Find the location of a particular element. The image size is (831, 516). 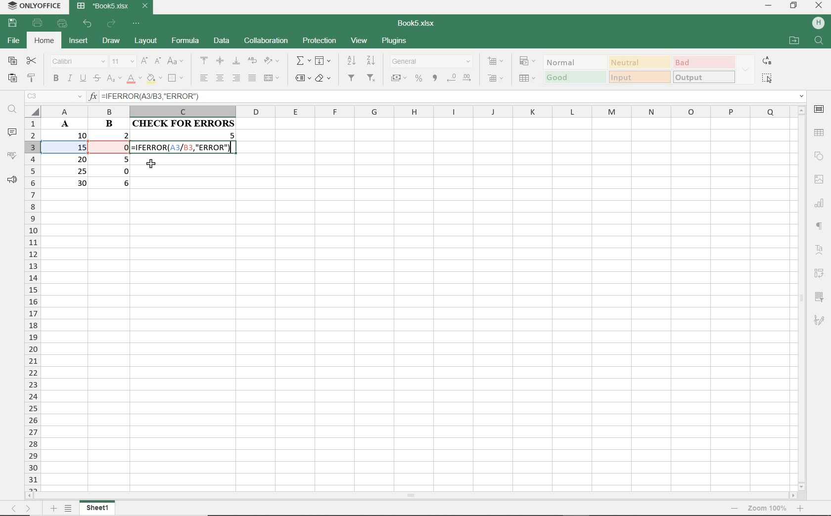

SHAPE is located at coordinates (818, 155).